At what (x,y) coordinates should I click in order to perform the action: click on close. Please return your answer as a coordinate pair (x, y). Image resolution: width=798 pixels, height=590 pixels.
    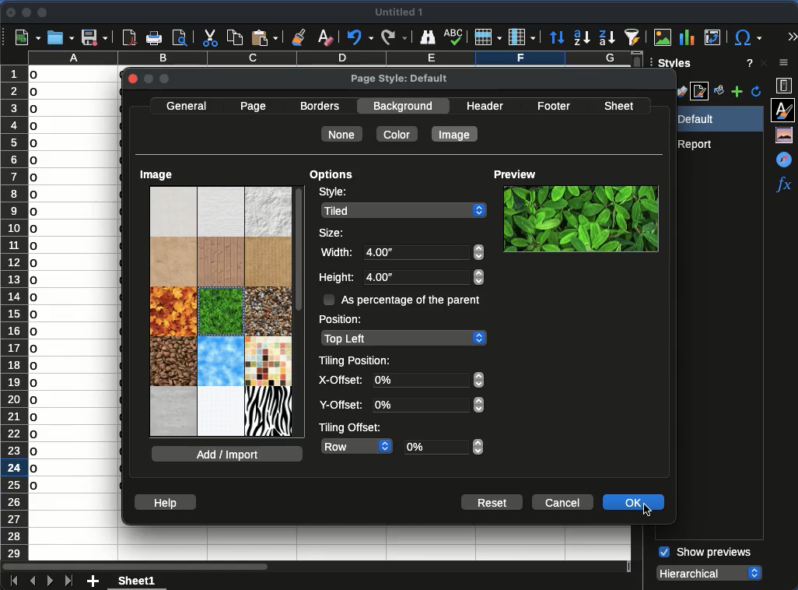
    Looking at the image, I should click on (10, 12).